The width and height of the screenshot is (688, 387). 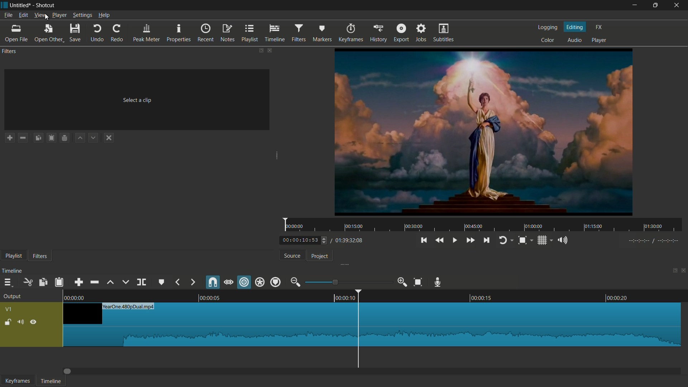 I want to click on zoom out, so click(x=295, y=282).